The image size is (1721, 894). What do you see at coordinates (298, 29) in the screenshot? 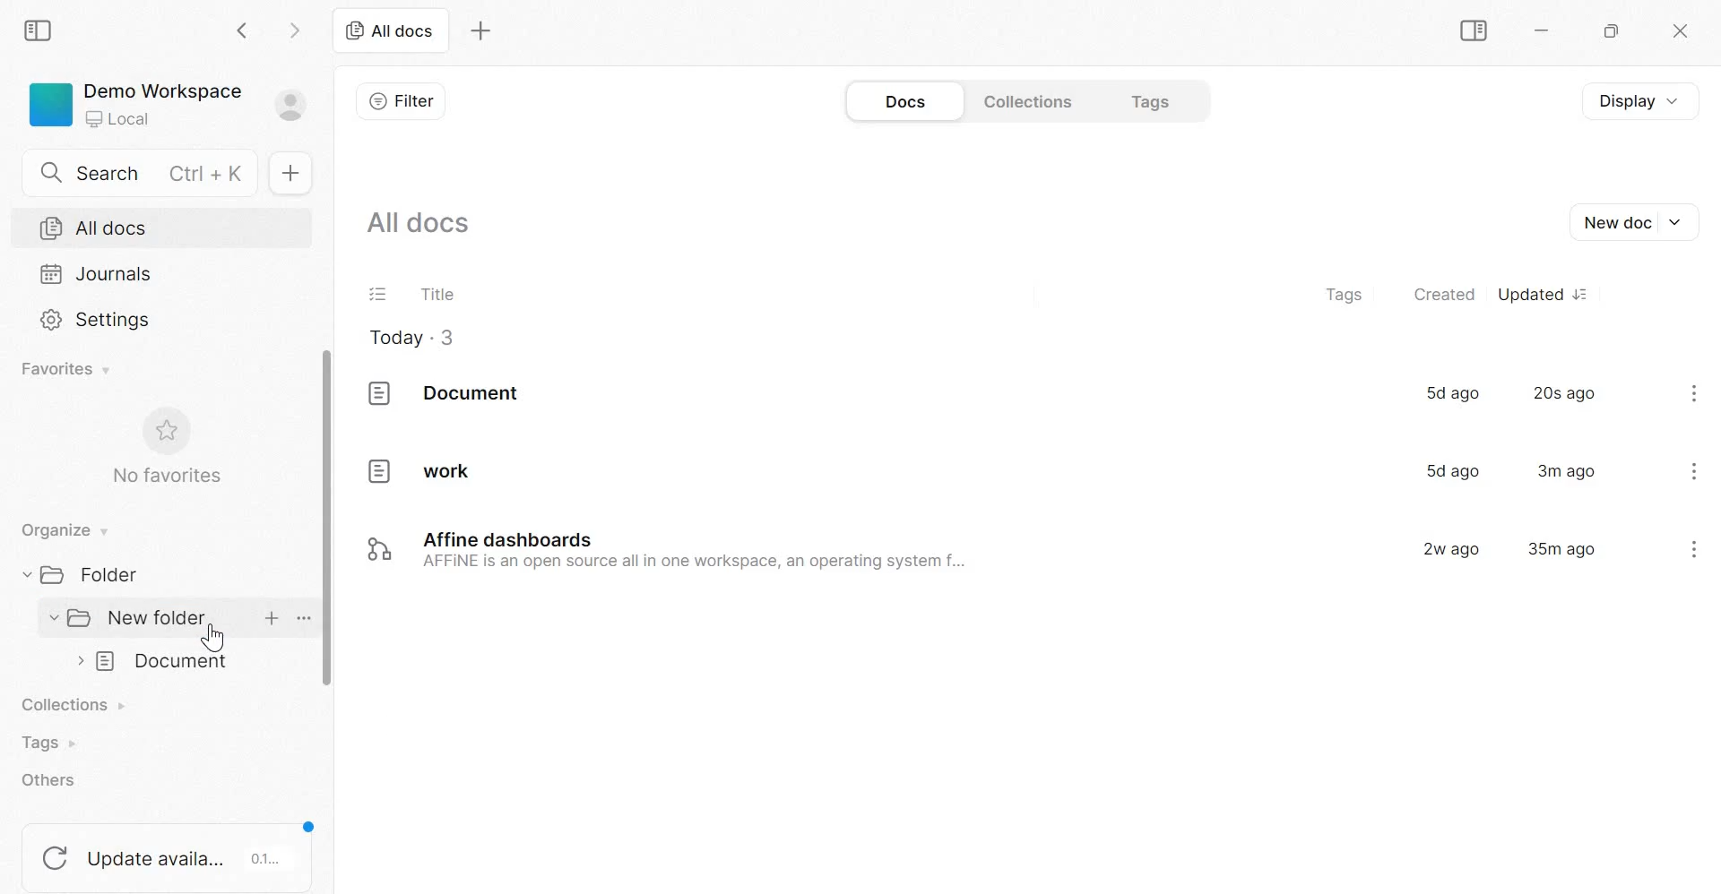
I see `go forward` at bounding box center [298, 29].